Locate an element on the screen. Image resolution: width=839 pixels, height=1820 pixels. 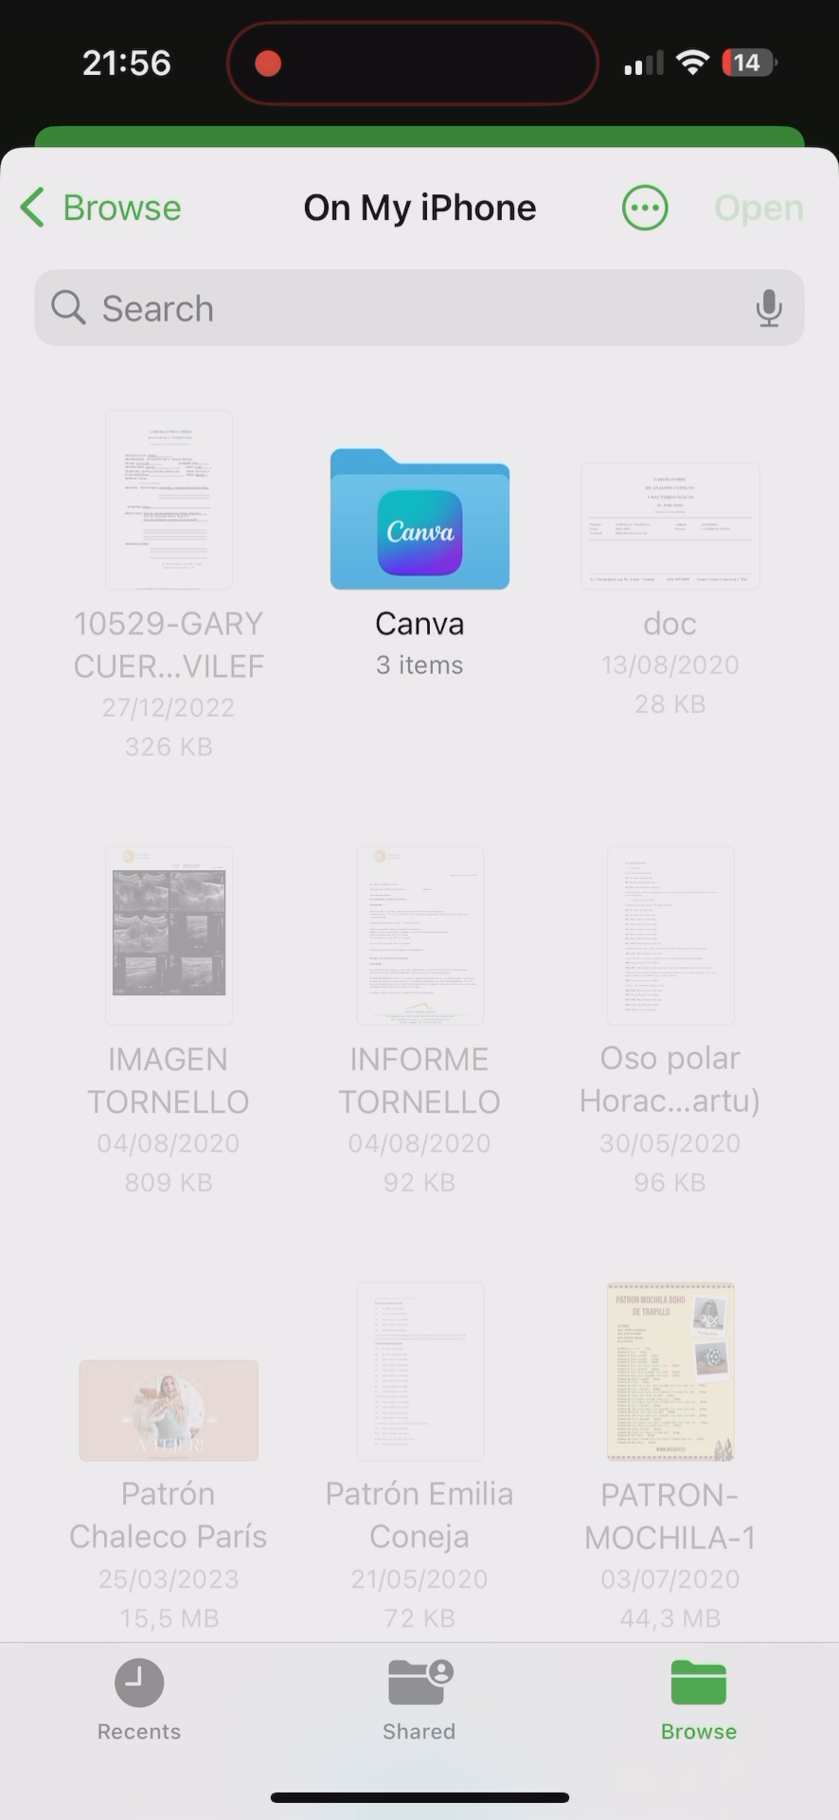
voice search is located at coordinates (777, 304).